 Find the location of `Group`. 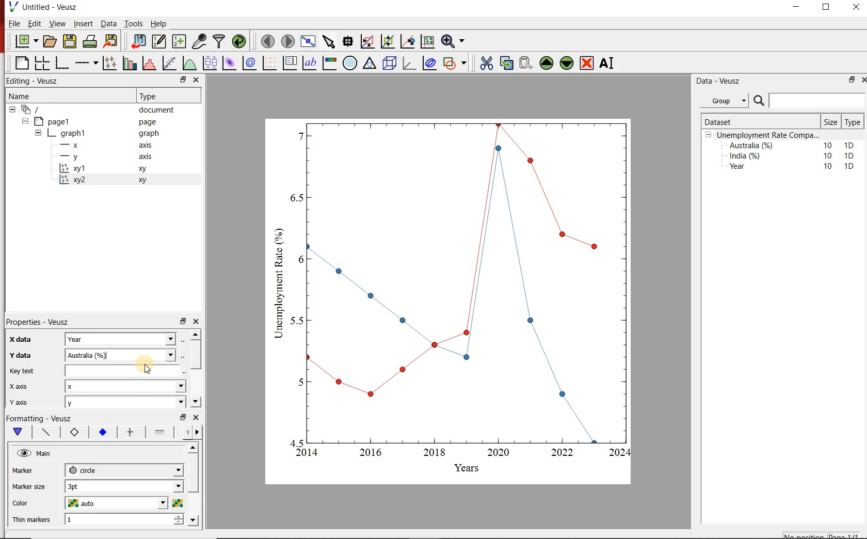

Group is located at coordinates (726, 101).